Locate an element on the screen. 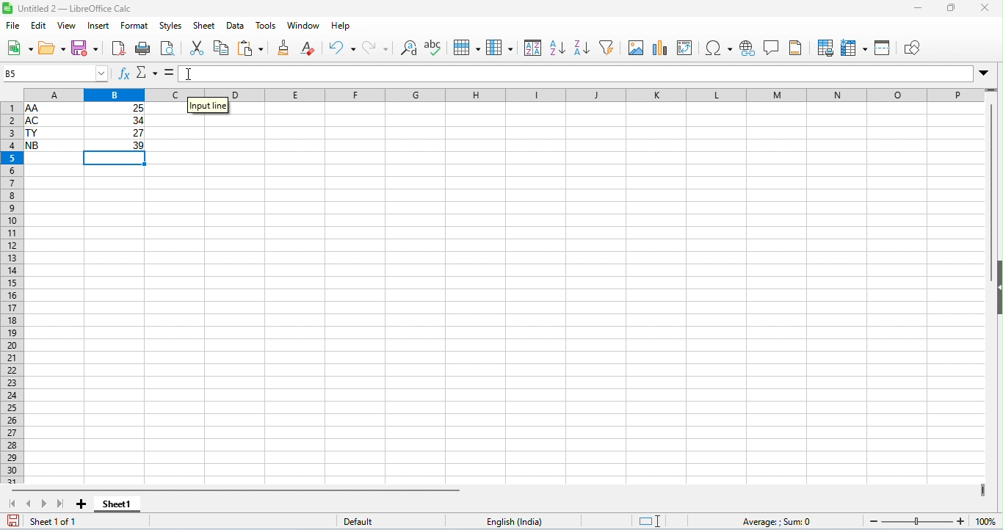 This screenshot has height=530, width=1003. edit is located at coordinates (40, 26).